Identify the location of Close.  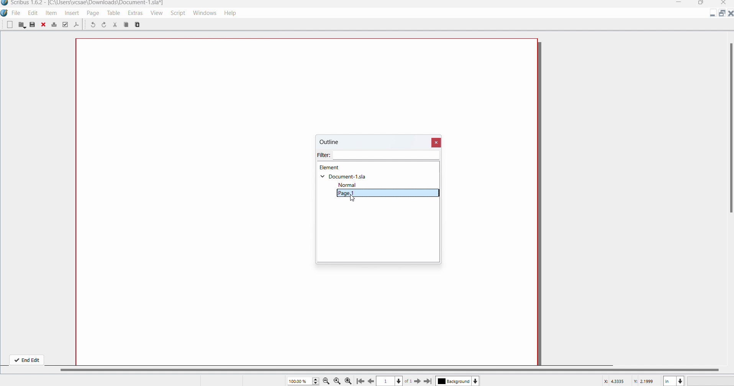
(437, 142).